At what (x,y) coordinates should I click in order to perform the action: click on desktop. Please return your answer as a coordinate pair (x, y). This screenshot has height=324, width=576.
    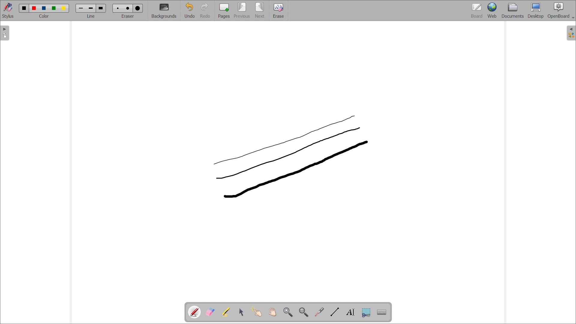
    Looking at the image, I should click on (535, 10).